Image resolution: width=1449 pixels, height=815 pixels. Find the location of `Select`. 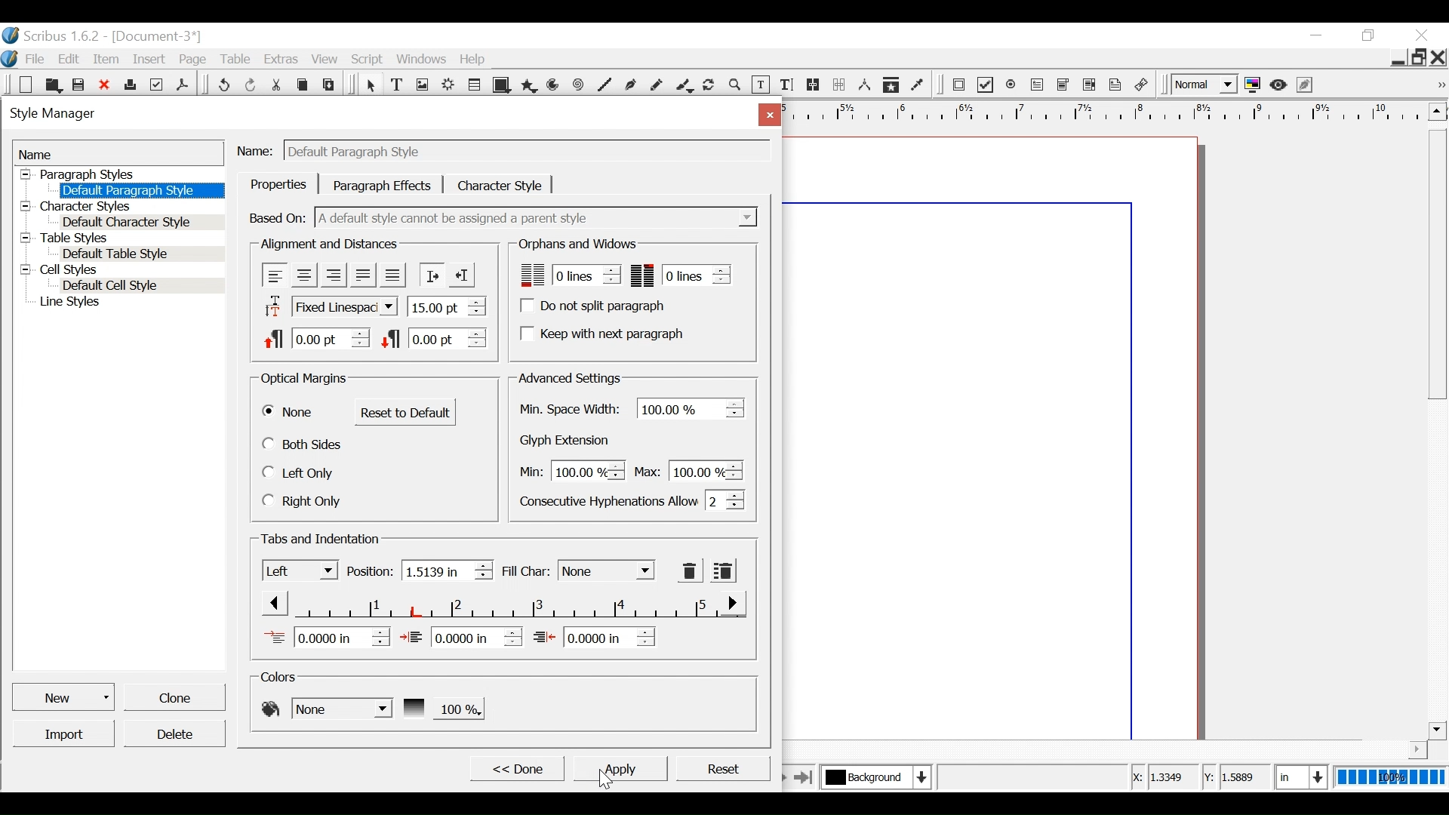

Select is located at coordinates (606, 570).